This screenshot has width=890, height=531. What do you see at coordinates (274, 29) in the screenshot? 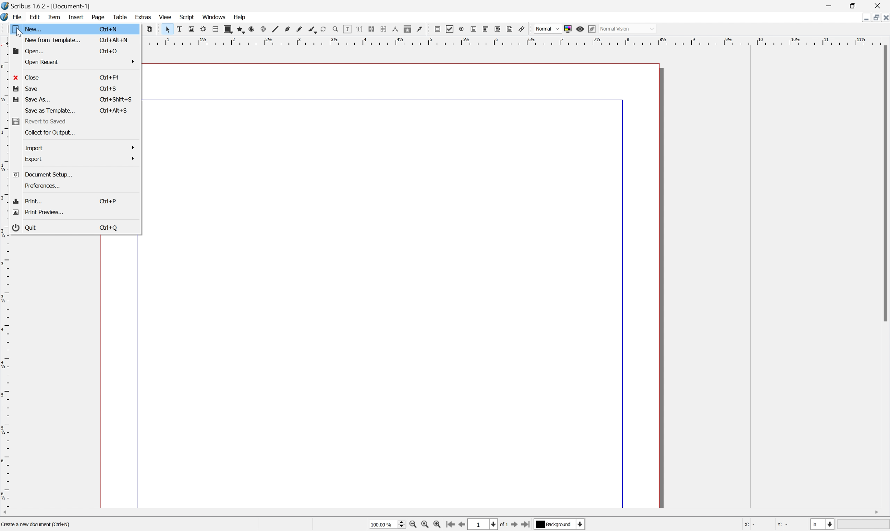
I see `Line` at bounding box center [274, 29].